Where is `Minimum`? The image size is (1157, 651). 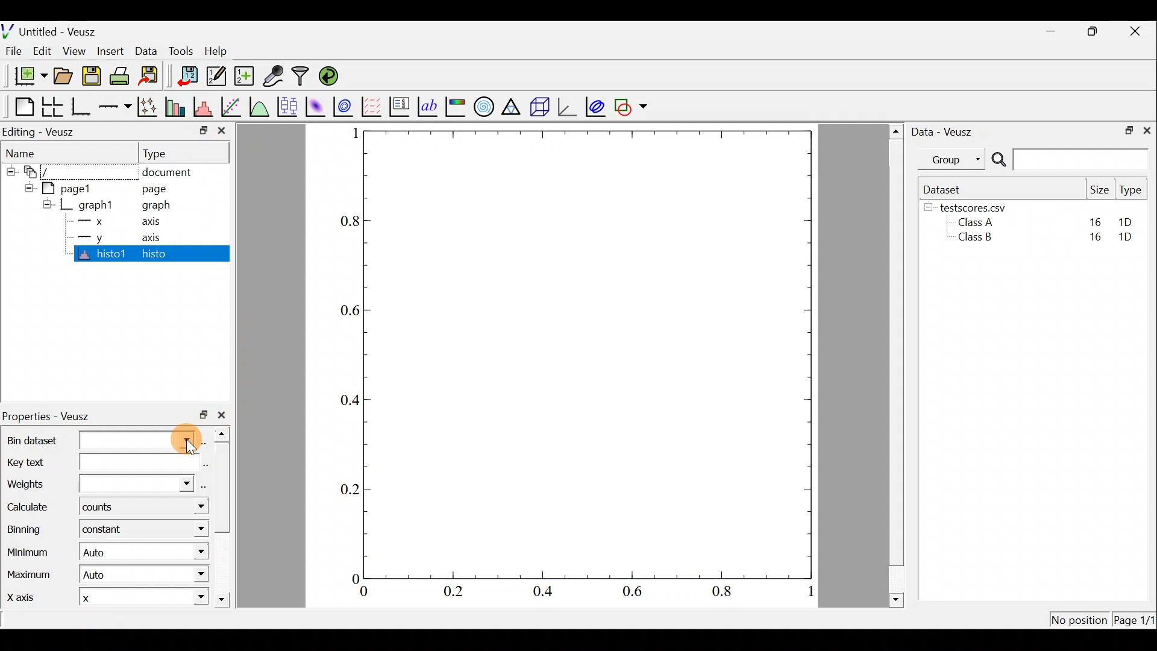 Minimum is located at coordinates (30, 552).